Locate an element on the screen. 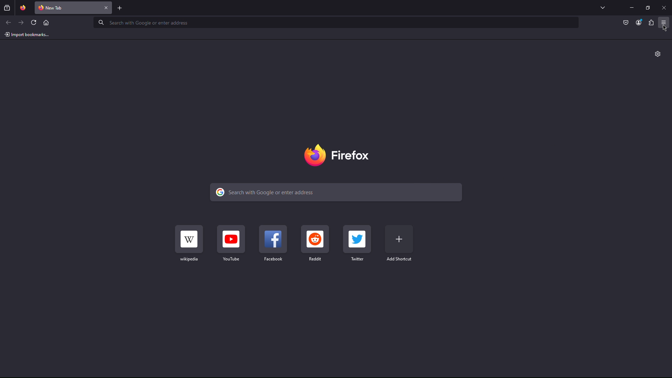 This screenshot has width=672, height=378. Minimize is located at coordinates (631, 7).